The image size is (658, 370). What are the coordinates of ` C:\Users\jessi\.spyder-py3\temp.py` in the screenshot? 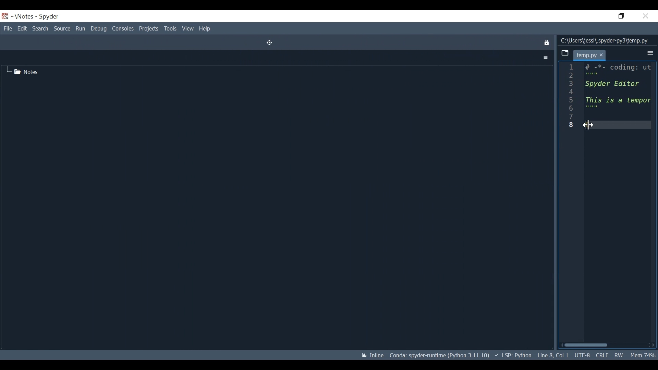 It's located at (605, 40).